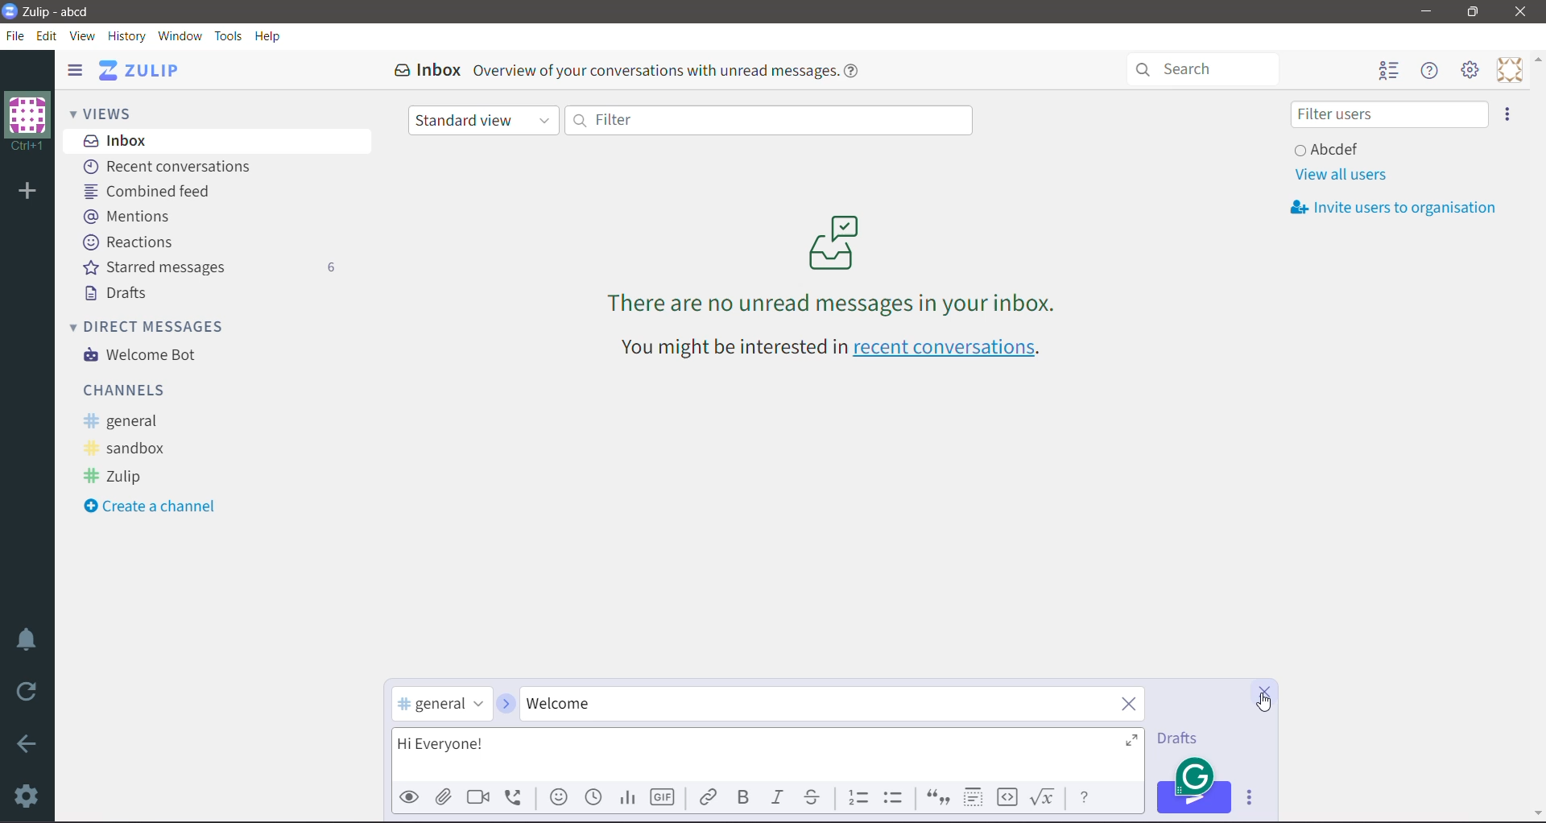 The image size is (1546, 823). I want to click on Close, so click(1523, 12).